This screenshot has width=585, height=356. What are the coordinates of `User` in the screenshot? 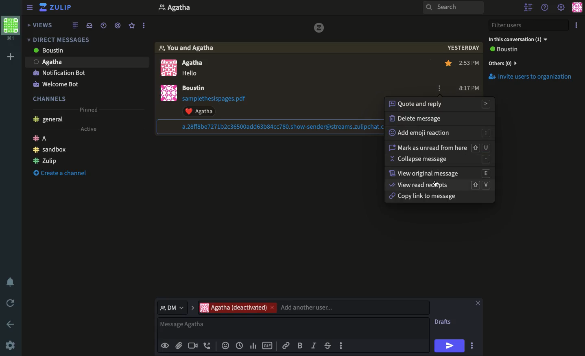 It's located at (183, 9).